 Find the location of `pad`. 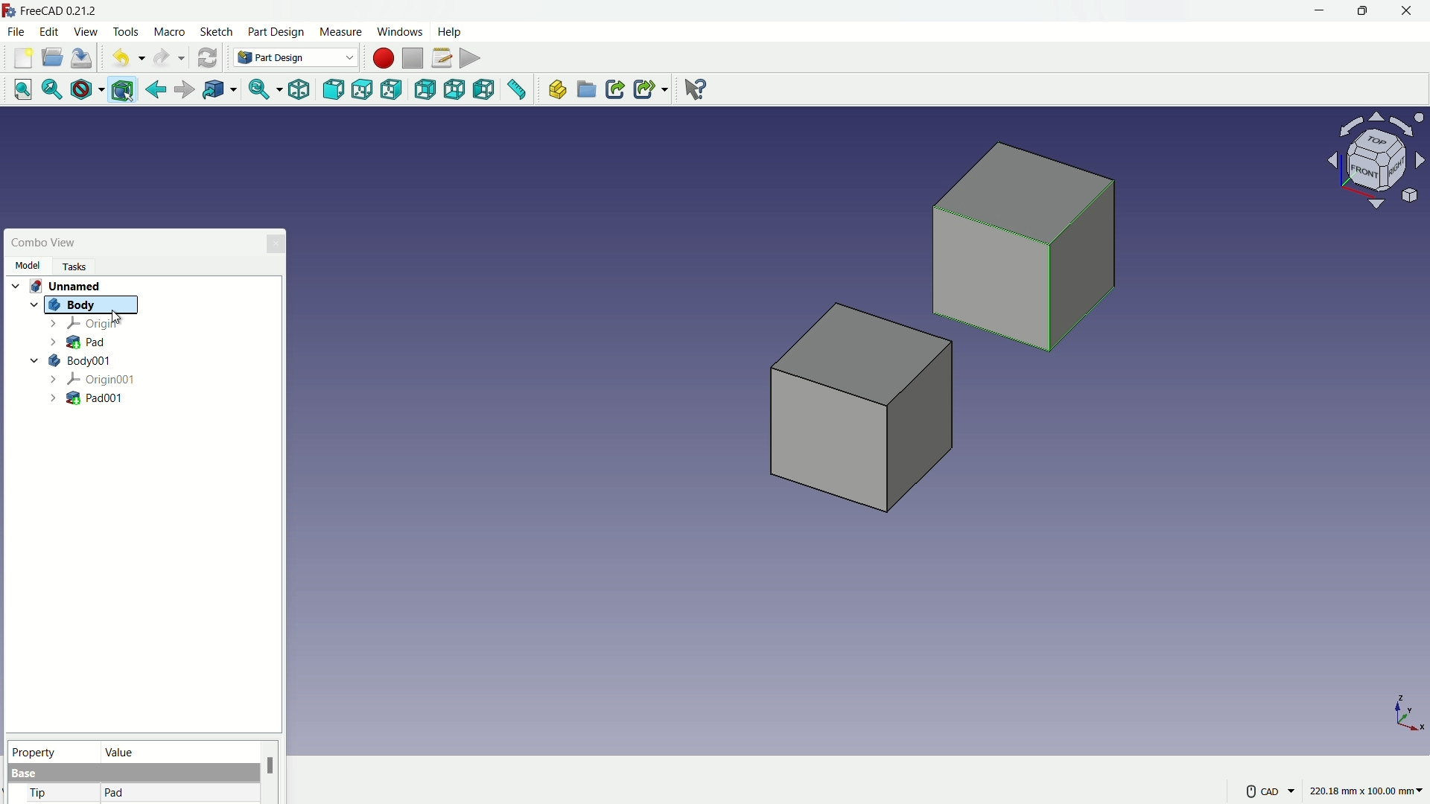

pad is located at coordinates (80, 341).